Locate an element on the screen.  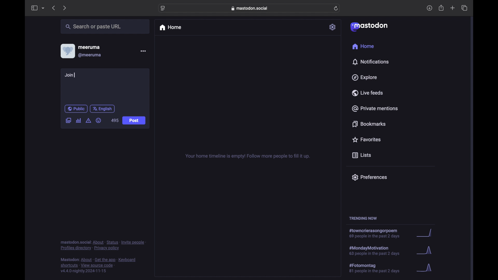
website settings is located at coordinates (163, 8).